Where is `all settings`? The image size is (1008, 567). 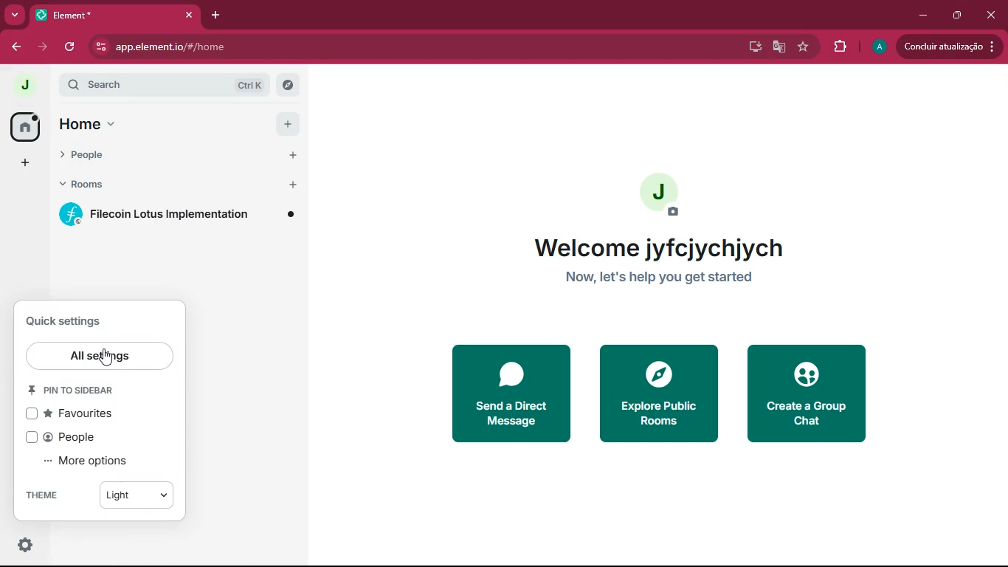 all settings is located at coordinates (100, 357).